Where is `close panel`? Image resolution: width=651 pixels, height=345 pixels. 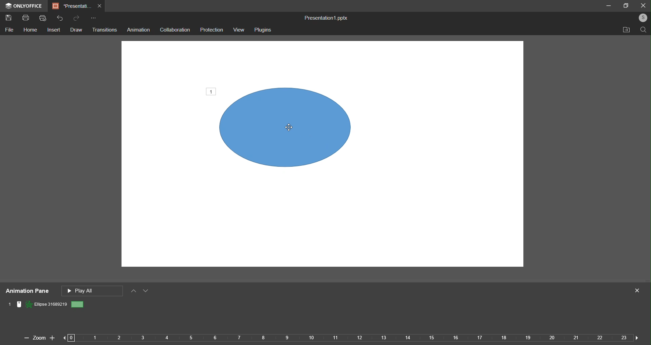
close panel is located at coordinates (638, 290).